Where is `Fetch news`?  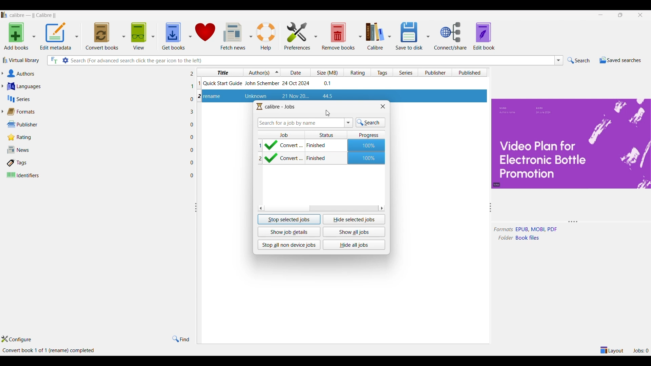
Fetch news is located at coordinates (233, 36).